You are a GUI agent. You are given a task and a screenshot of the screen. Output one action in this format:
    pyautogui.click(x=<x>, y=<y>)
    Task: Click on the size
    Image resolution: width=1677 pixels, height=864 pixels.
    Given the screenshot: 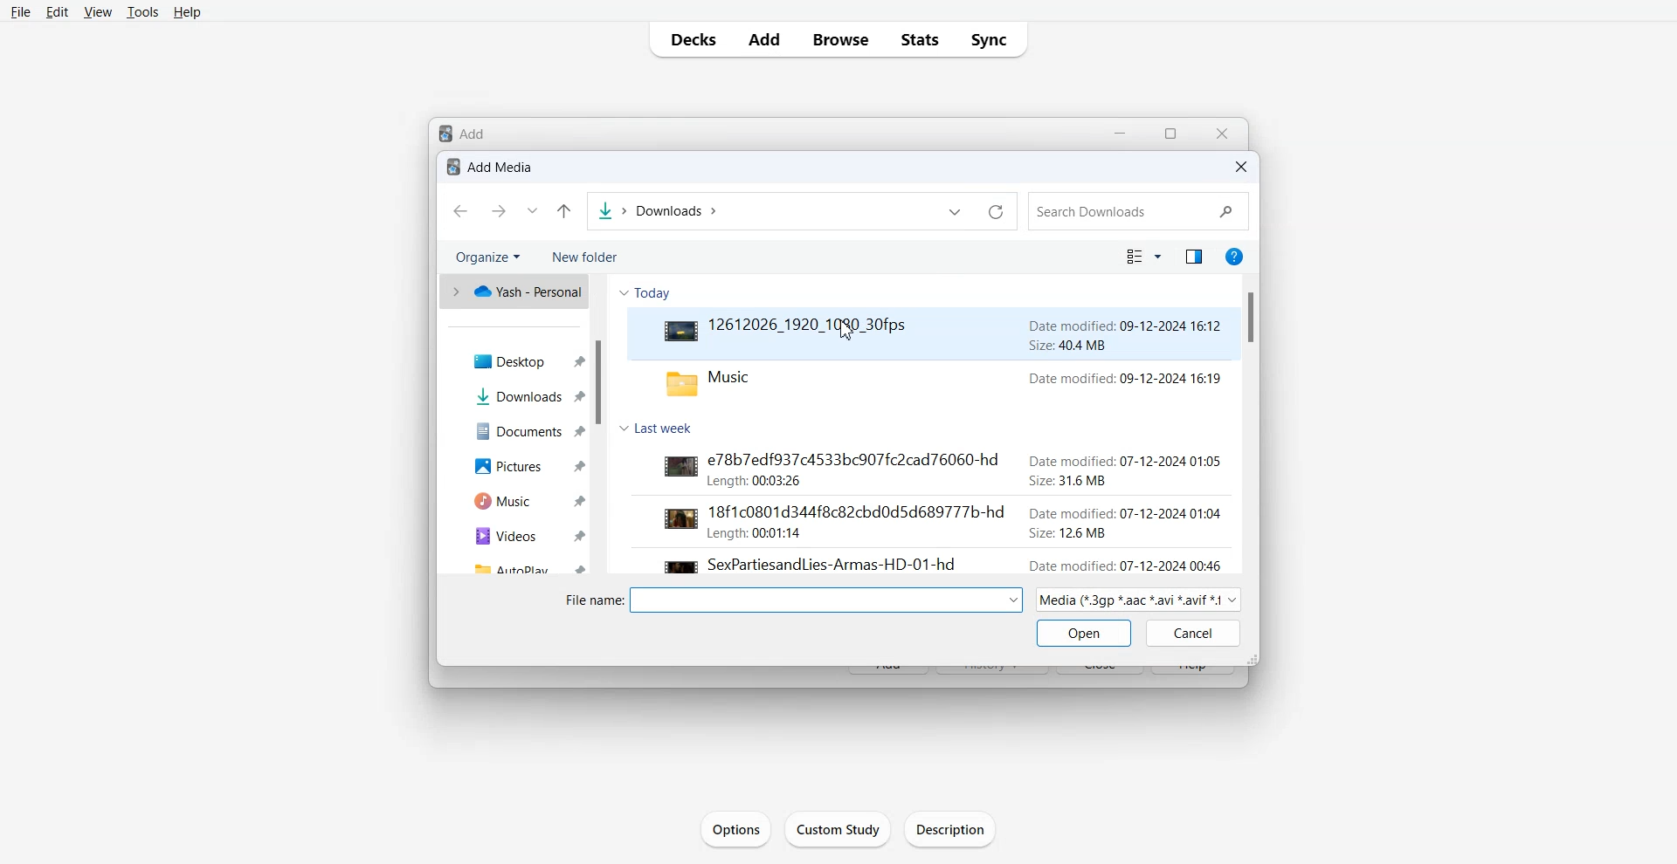 What is the action you would take?
    pyautogui.click(x=1068, y=481)
    